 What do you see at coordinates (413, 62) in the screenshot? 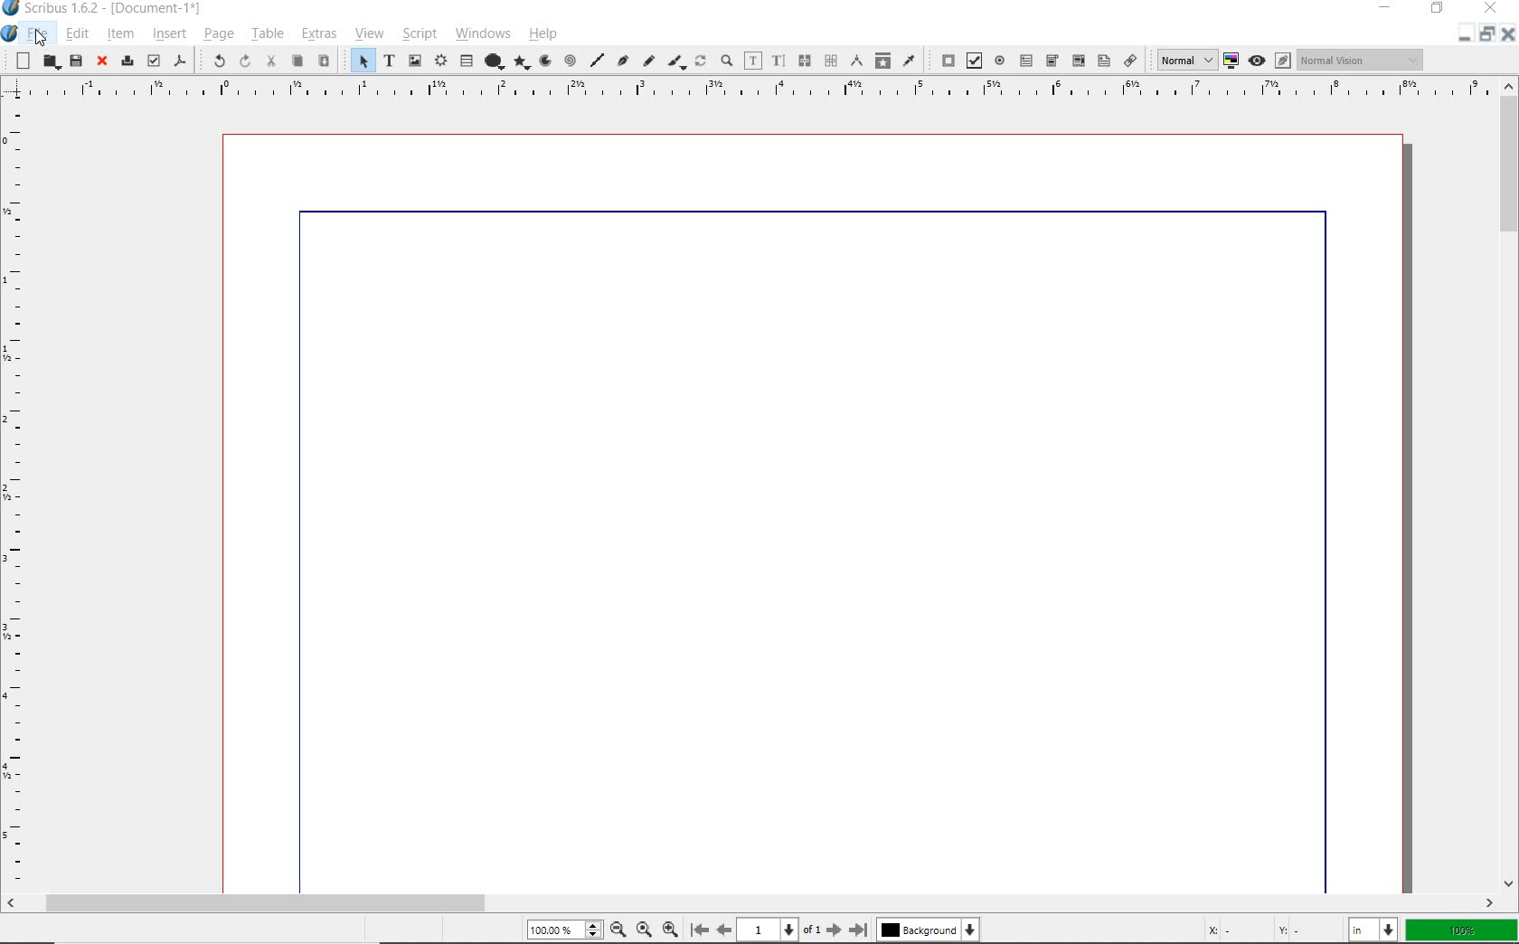
I see `image frame` at bounding box center [413, 62].